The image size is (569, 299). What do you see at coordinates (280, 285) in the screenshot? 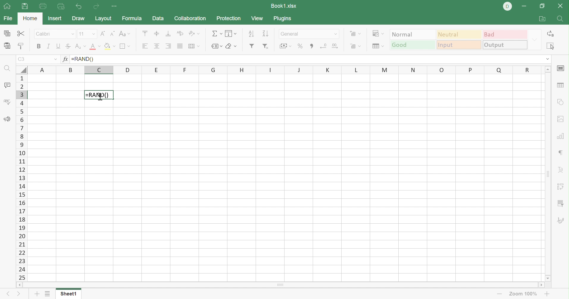
I see `Scroll bar` at bounding box center [280, 285].